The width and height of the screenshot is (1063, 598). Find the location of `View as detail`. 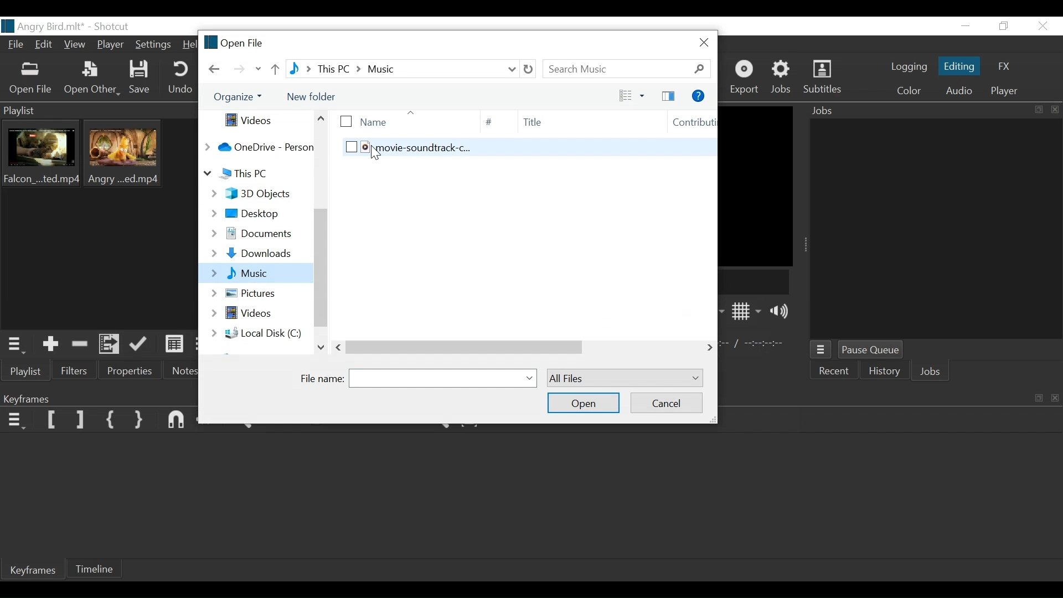

View as detail is located at coordinates (172, 346).